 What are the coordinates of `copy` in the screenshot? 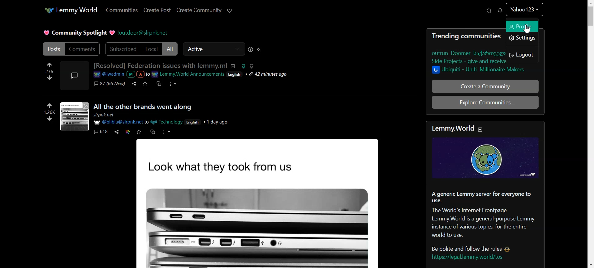 It's located at (152, 132).